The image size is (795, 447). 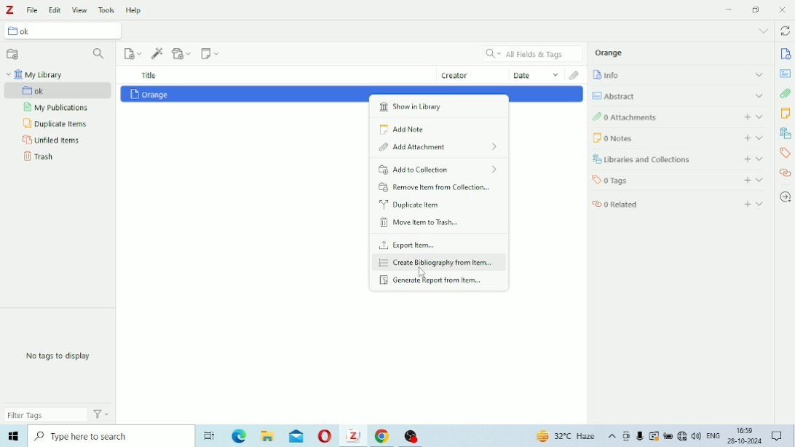 I want to click on New Item, so click(x=134, y=53).